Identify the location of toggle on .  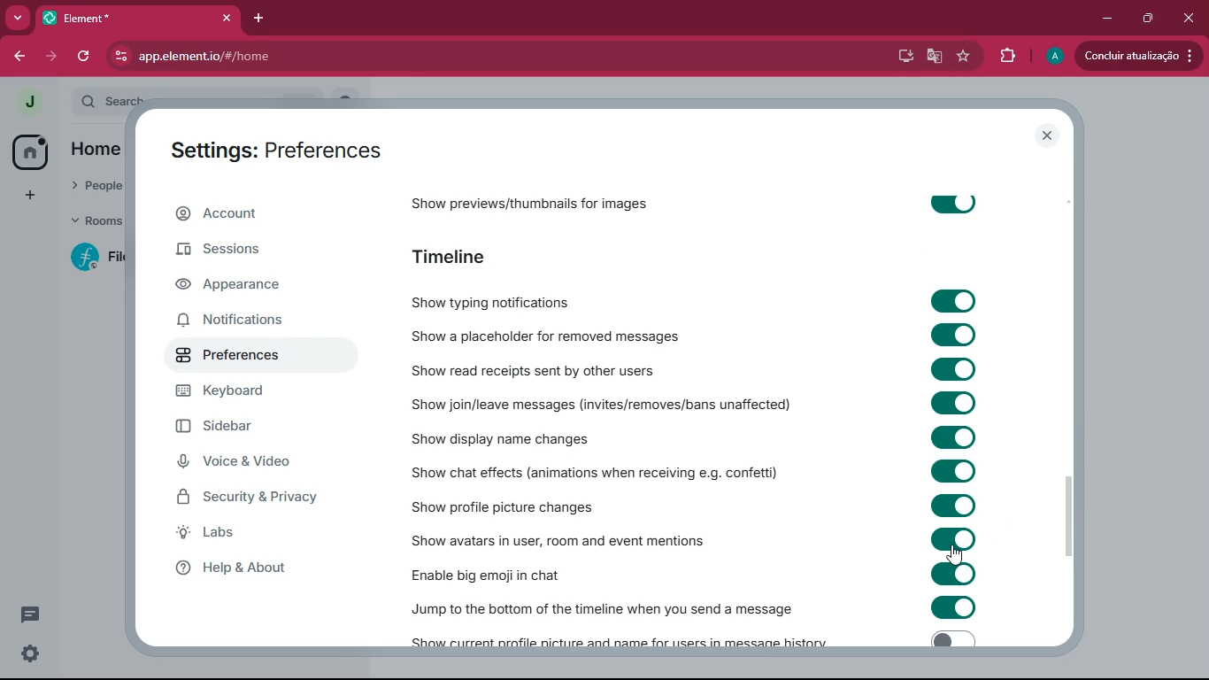
(952, 437).